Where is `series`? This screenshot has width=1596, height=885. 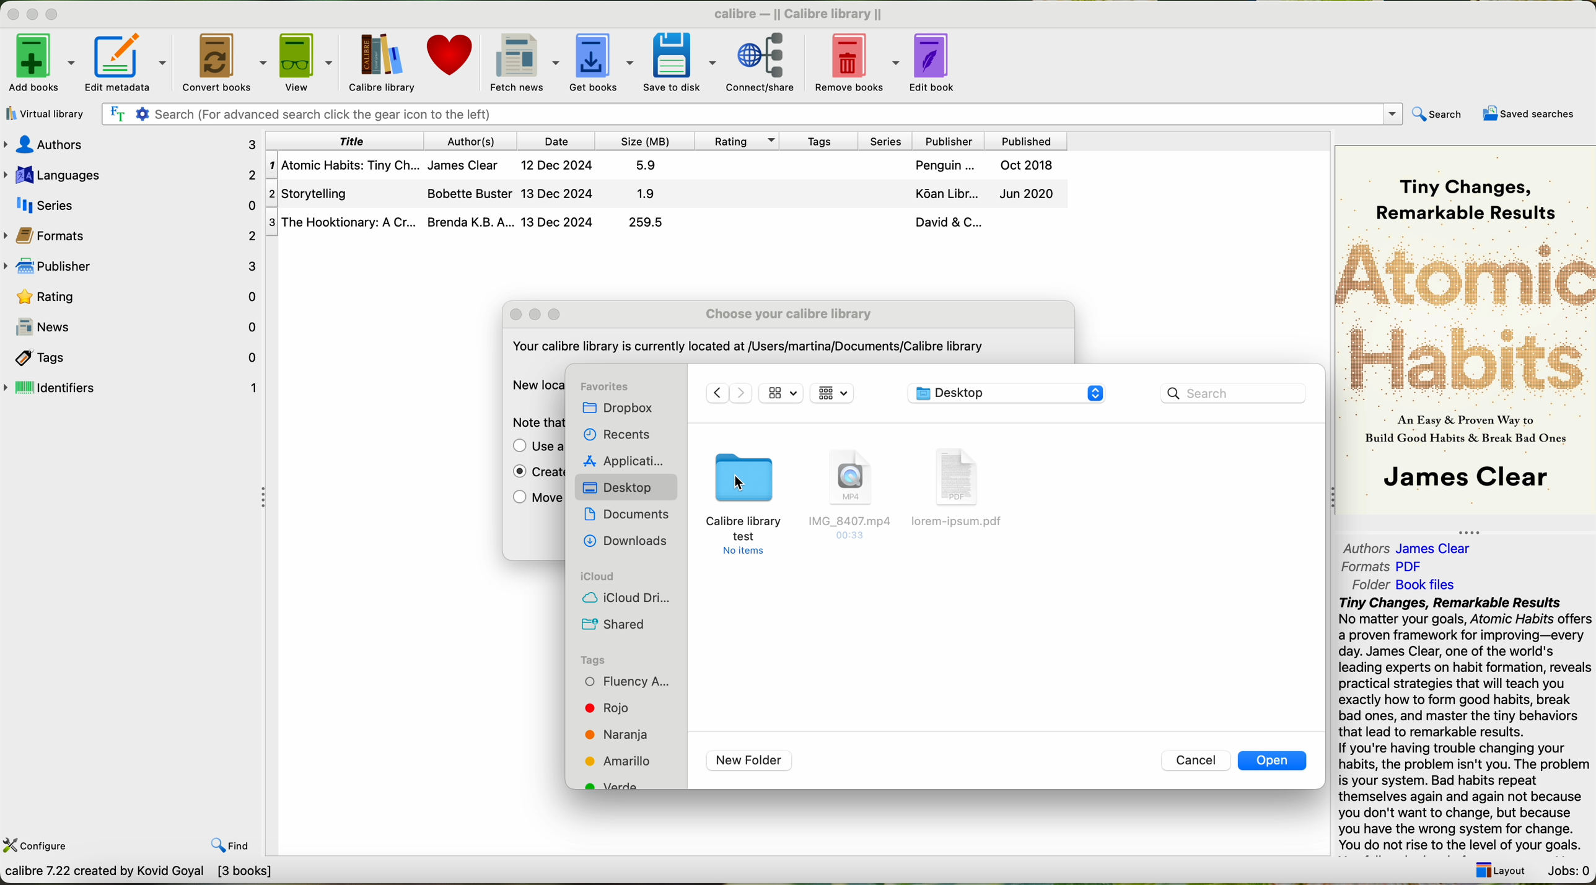 series is located at coordinates (882, 140).